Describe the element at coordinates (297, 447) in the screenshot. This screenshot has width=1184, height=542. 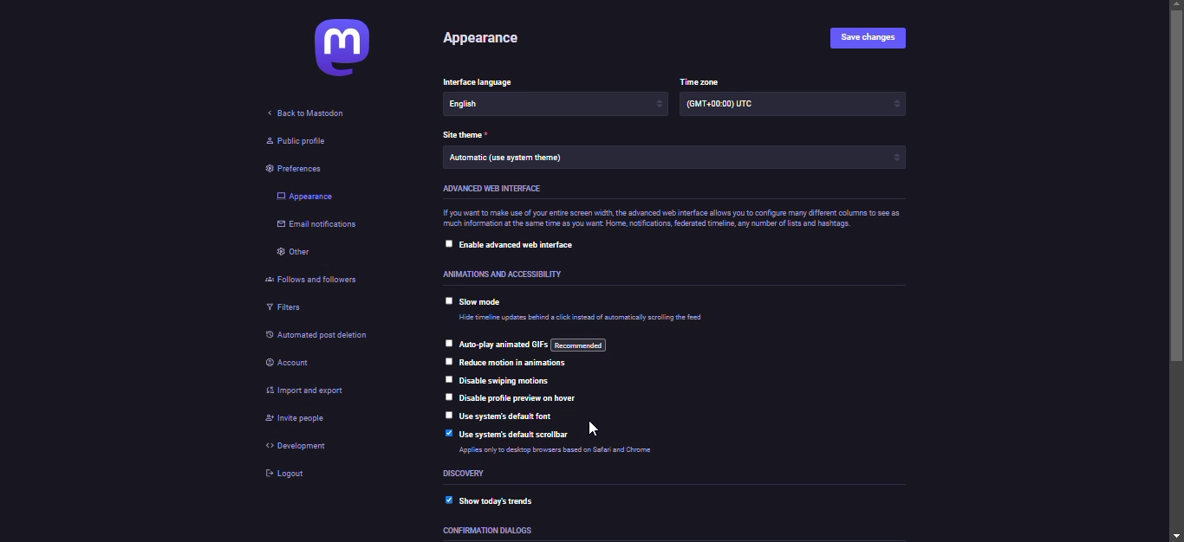
I see `development` at that location.